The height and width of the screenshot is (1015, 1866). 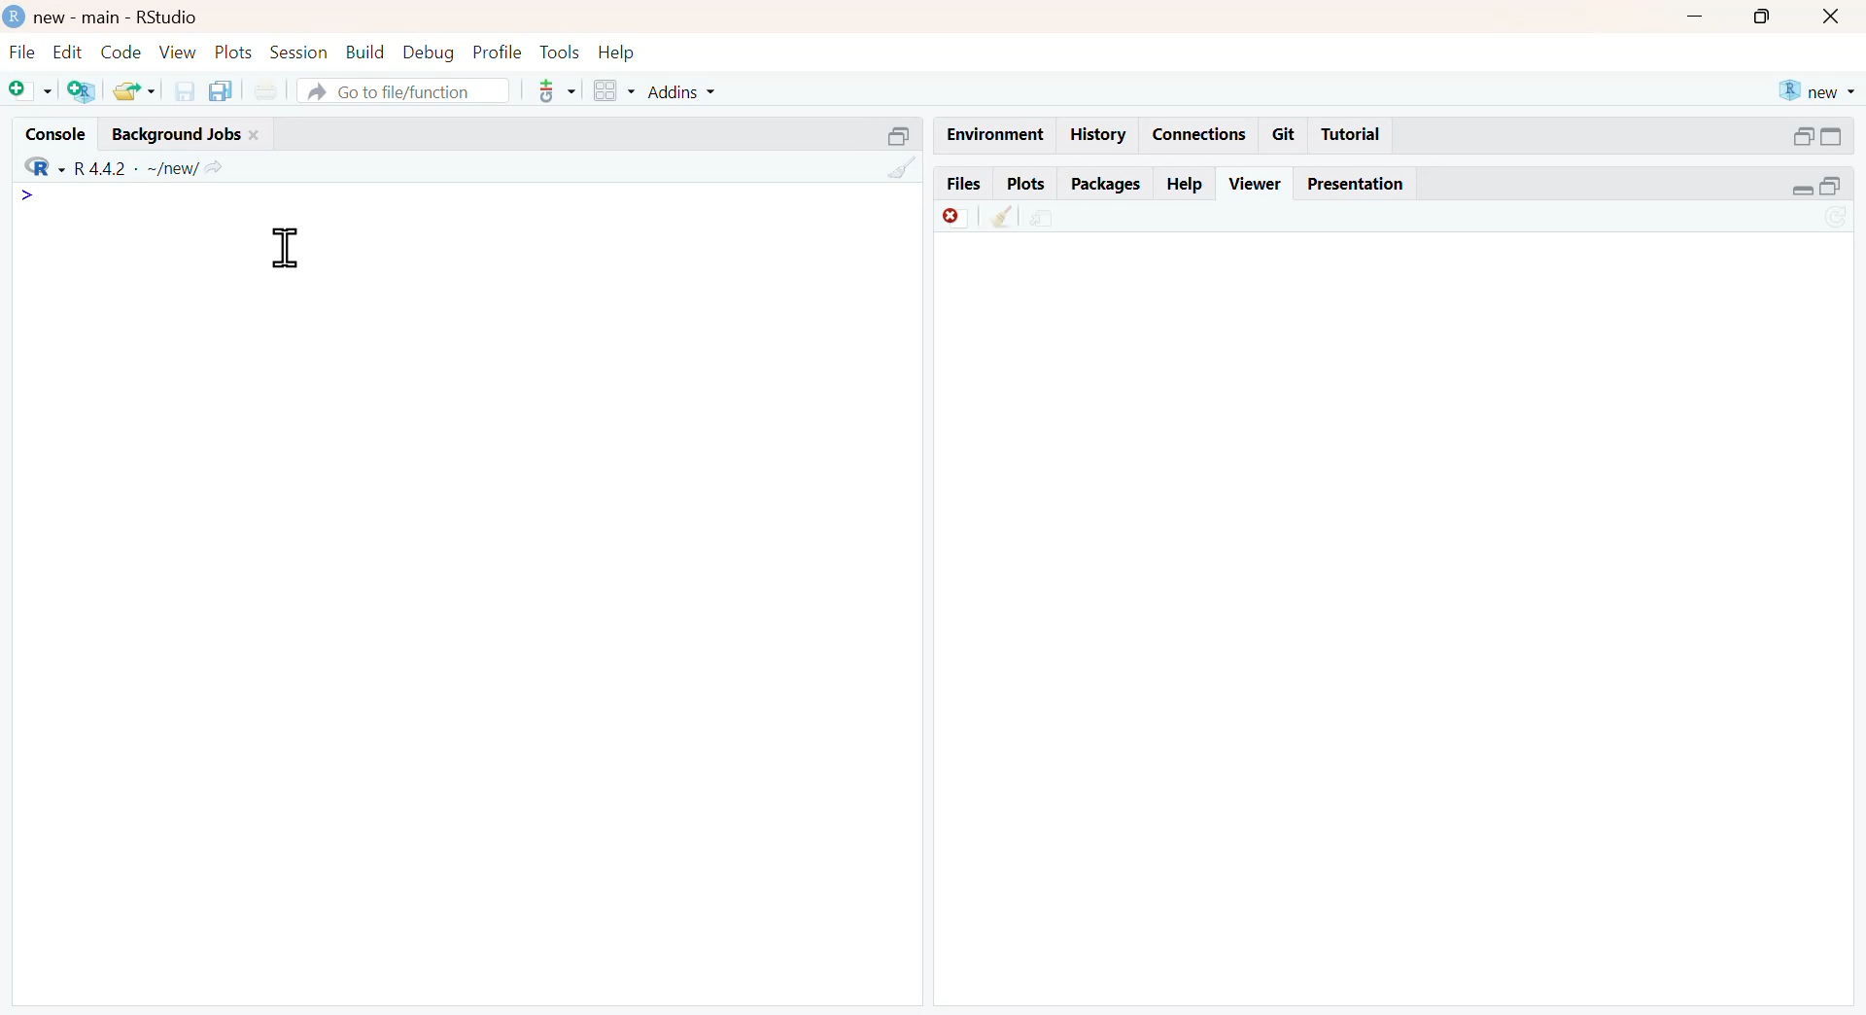 I want to click on addins, so click(x=684, y=93).